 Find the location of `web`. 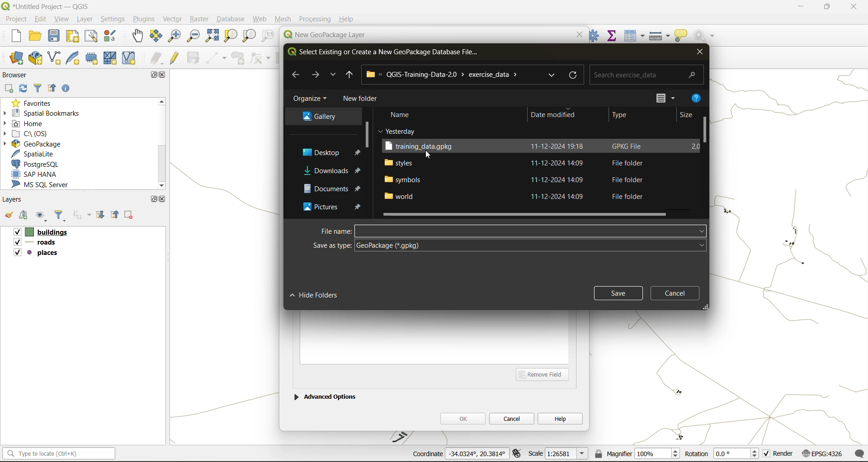

web is located at coordinates (260, 19).